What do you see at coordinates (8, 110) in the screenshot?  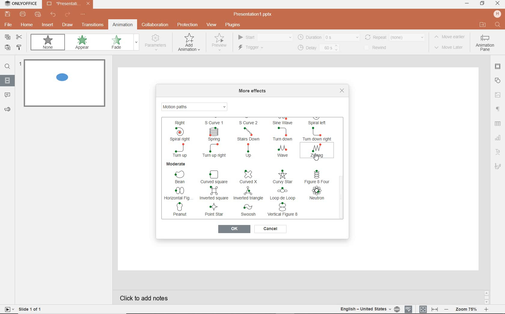 I see `feedback & support` at bounding box center [8, 110].